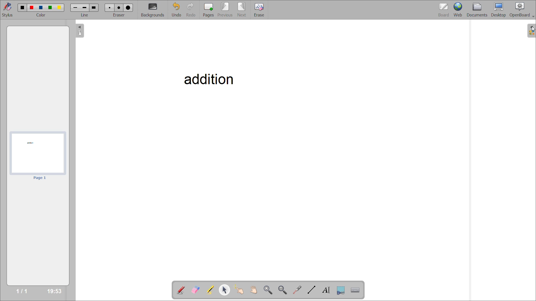 The width and height of the screenshot is (536, 301). What do you see at coordinates (226, 290) in the screenshot?
I see `select and modify  objects` at bounding box center [226, 290].